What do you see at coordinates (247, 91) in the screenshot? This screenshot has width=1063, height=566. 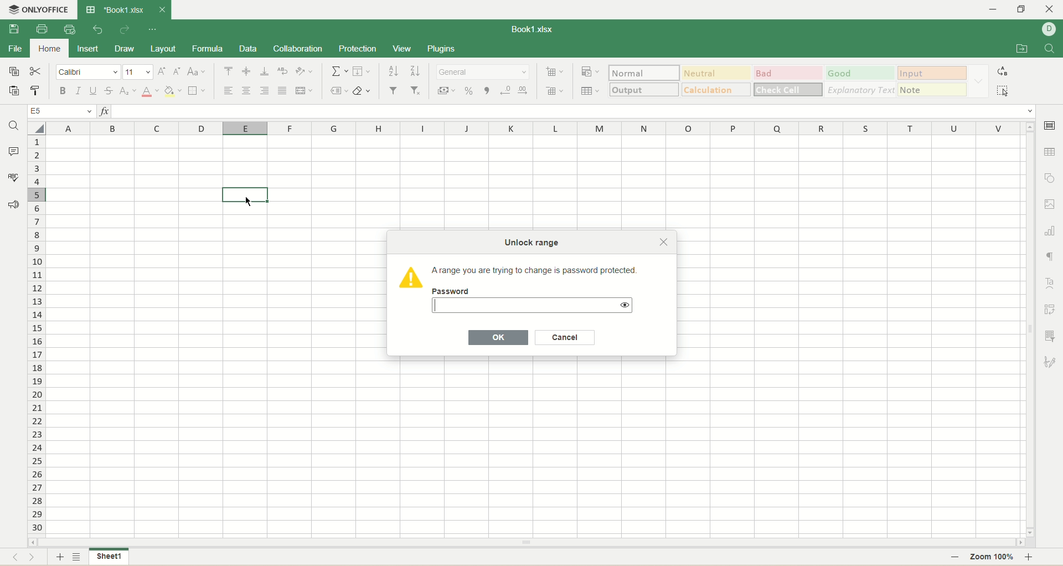 I see `align center` at bounding box center [247, 91].